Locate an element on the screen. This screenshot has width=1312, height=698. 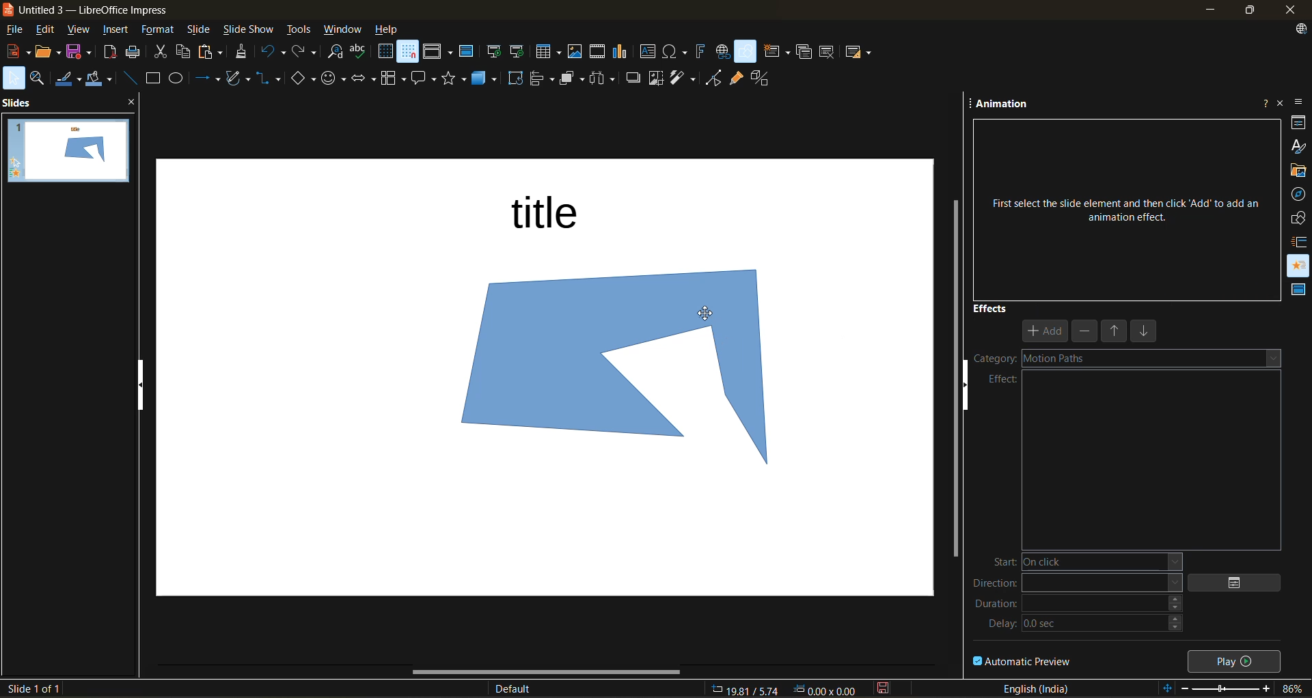
duration is located at coordinates (1083, 602).